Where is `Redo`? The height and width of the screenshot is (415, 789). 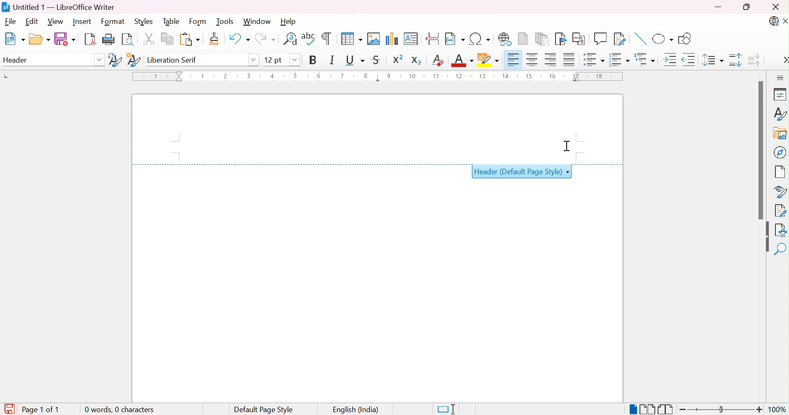
Redo is located at coordinates (267, 39).